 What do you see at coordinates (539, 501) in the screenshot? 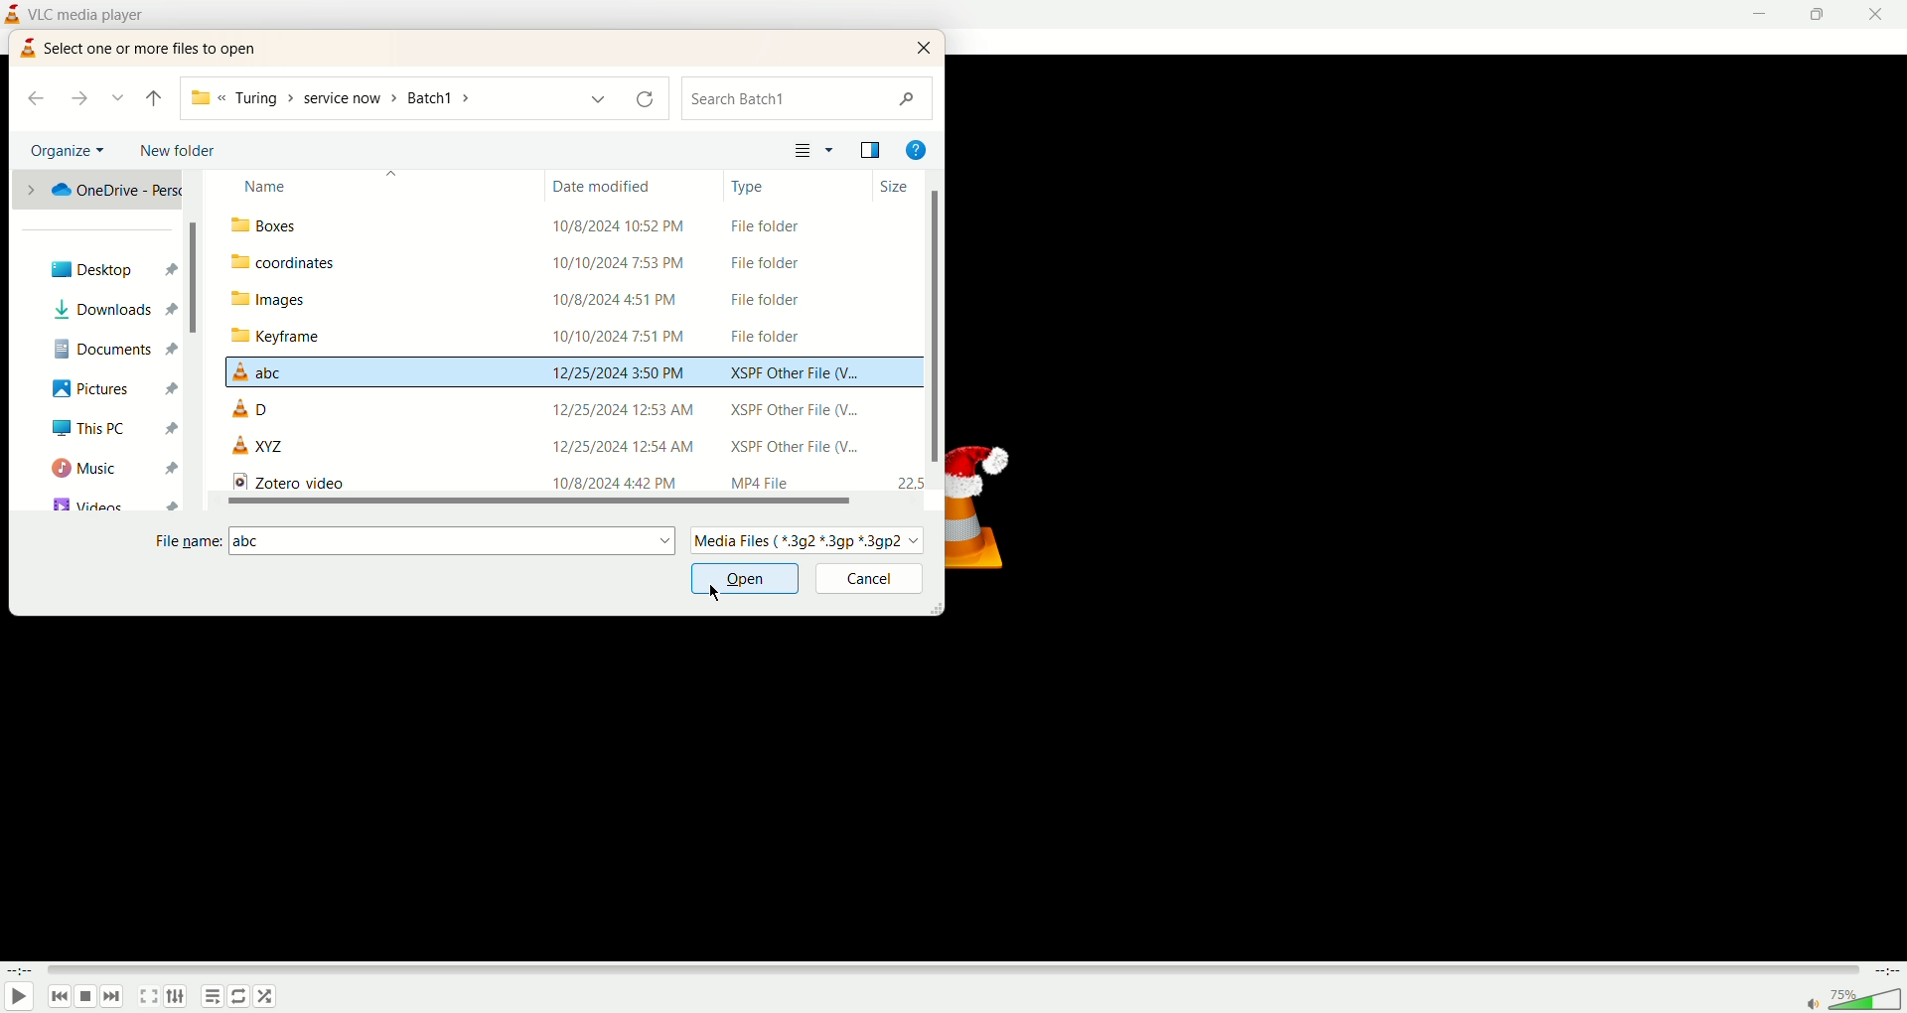
I see `horizontal scroll bar` at bounding box center [539, 501].